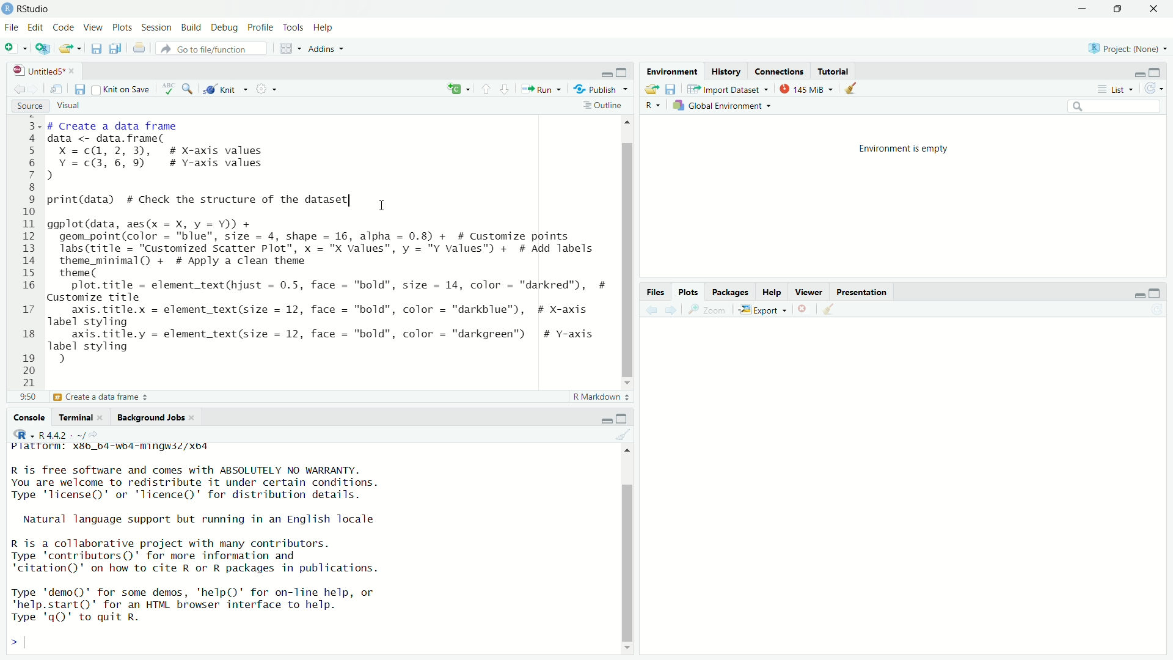 This screenshot has width=1173, height=660. I want to click on Find/replace, so click(189, 90).